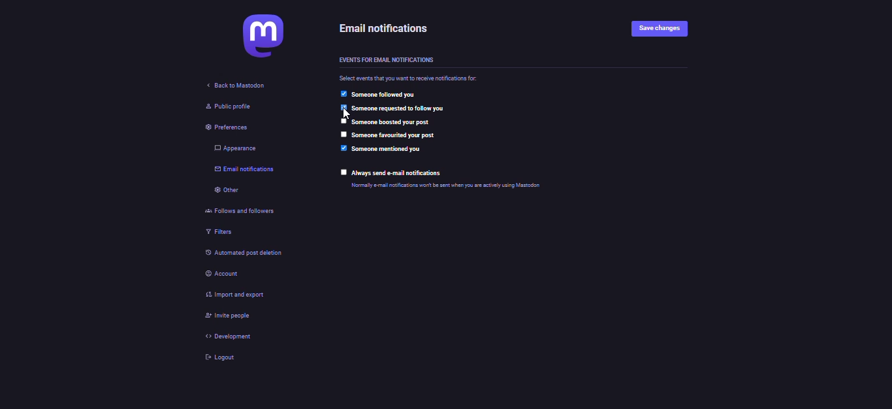 Image resolution: width=892 pixels, height=409 pixels. Describe the element at coordinates (342, 108) in the screenshot. I see `enabled` at that location.